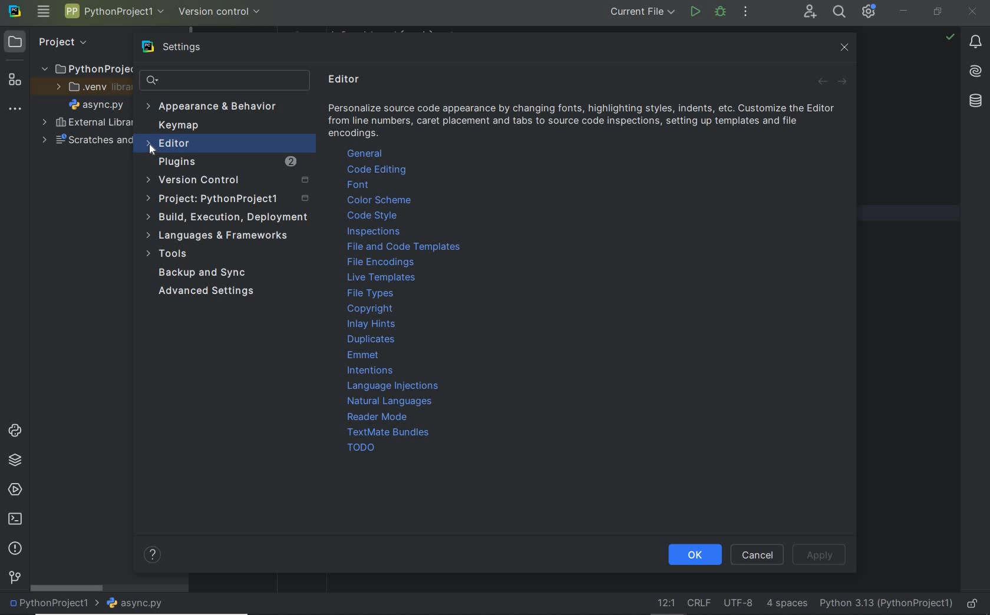 This screenshot has width=990, height=615. What do you see at coordinates (203, 272) in the screenshot?
I see `Backup and Sync` at bounding box center [203, 272].